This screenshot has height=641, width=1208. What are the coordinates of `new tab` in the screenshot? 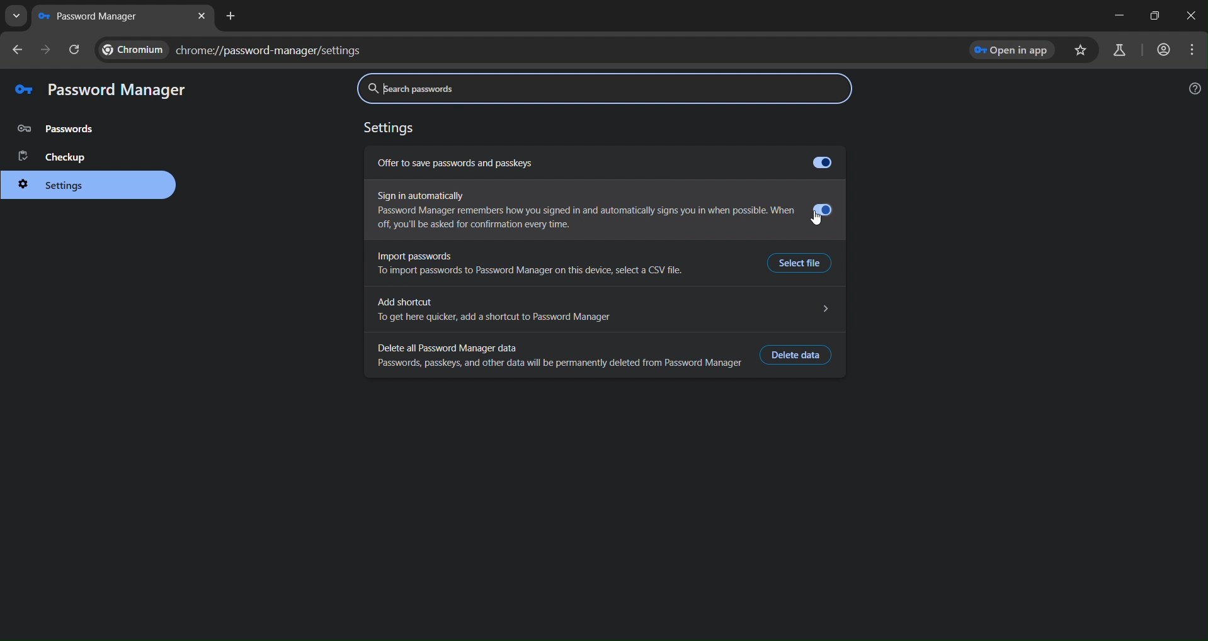 It's located at (233, 16).